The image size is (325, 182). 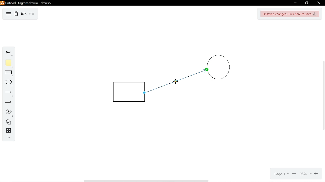 I want to click on Restore down, so click(x=307, y=3).